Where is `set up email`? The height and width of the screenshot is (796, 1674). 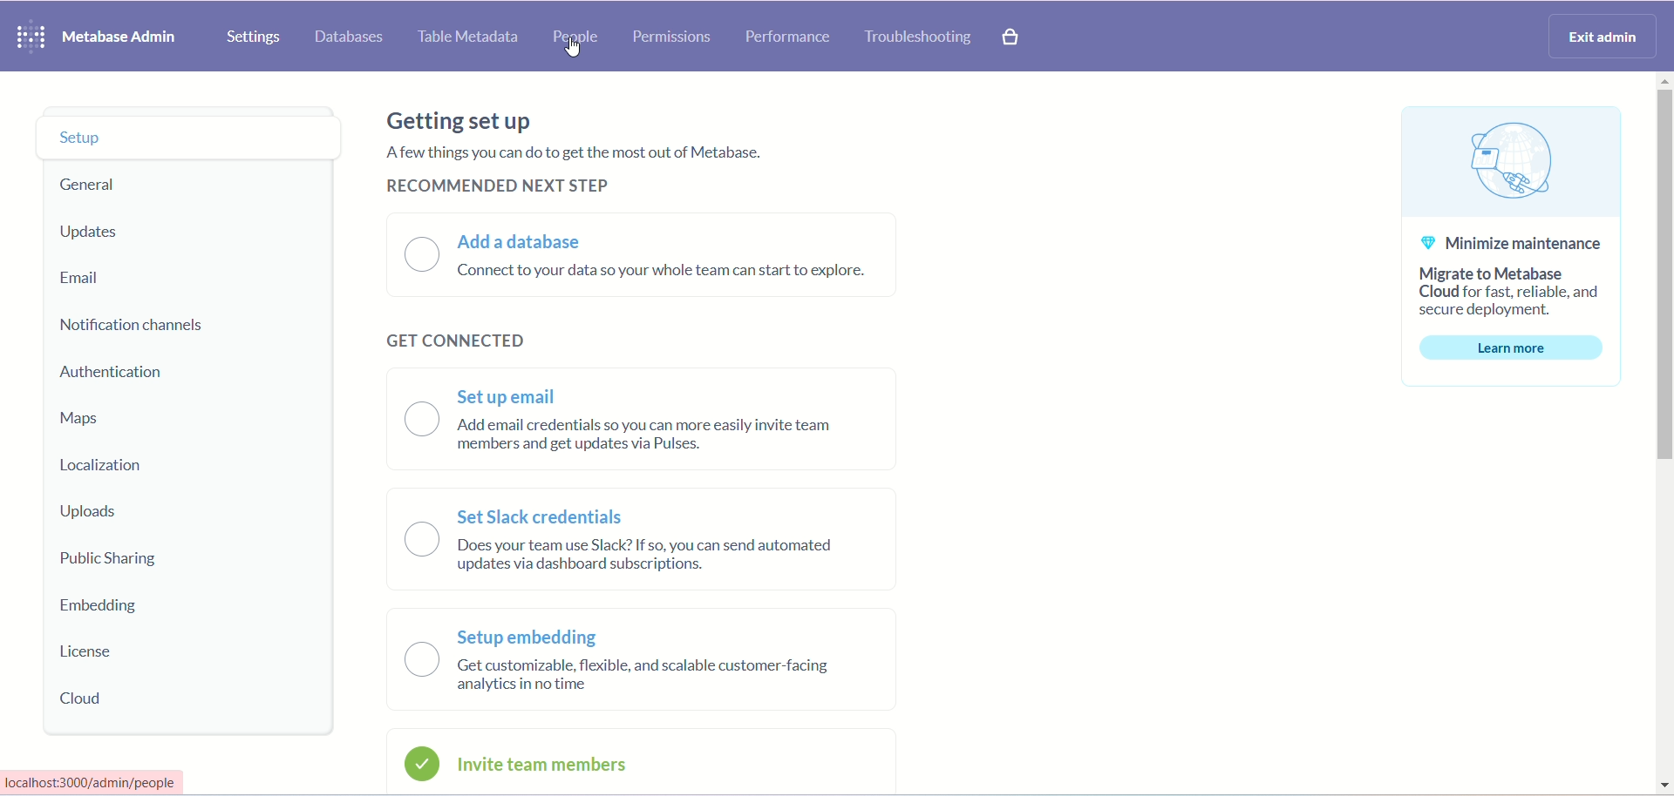
set up email is located at coordinates (657, 423).